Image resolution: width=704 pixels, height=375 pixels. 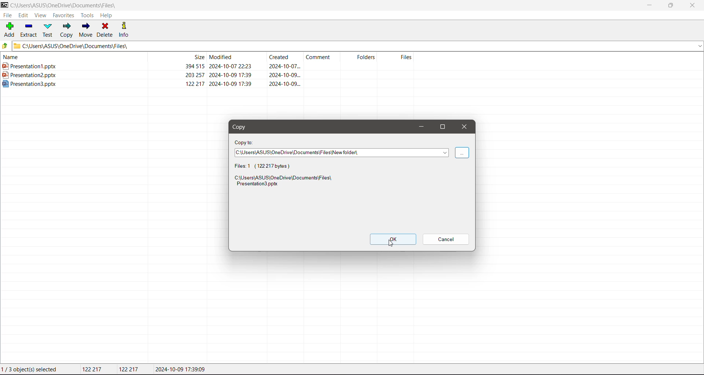 I want to click on Size of the last file selected, so click(x=130, y=369).